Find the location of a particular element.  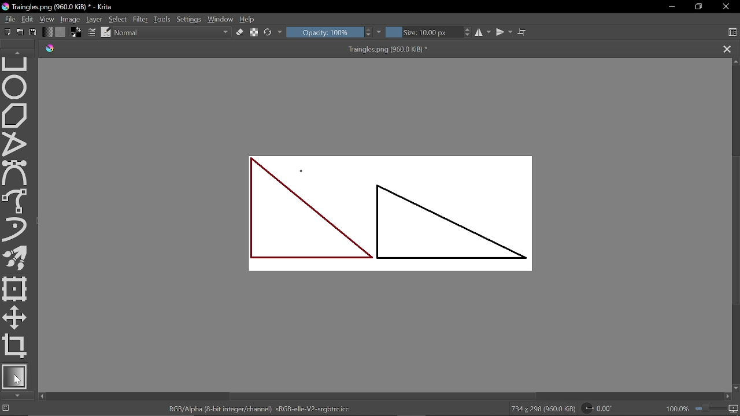

100.0% is located at coordinates (702, 408).